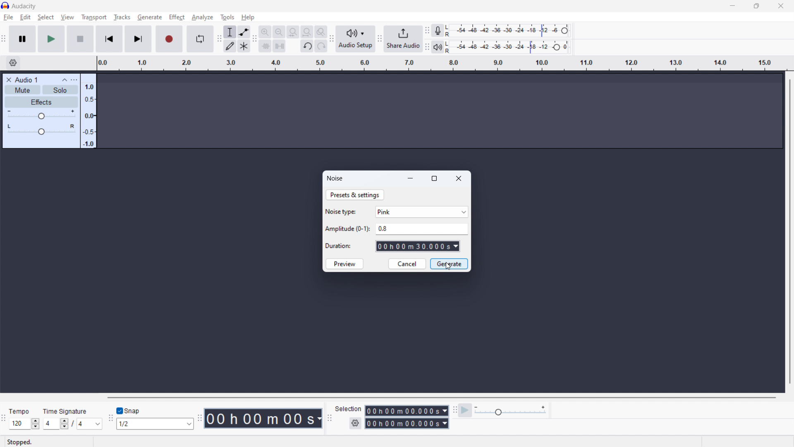  Describe the element at coordinates (344, 264) in the screenshot. I see `preview` at that location.